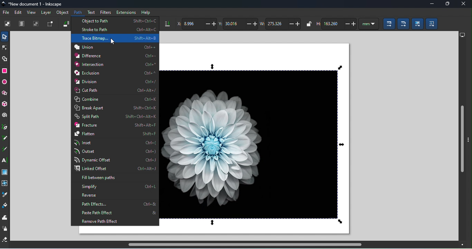 The image size is (472, 249). Describe the element at coordinates (115, 73) in the screenshot. I see `Exclusion` at that location.